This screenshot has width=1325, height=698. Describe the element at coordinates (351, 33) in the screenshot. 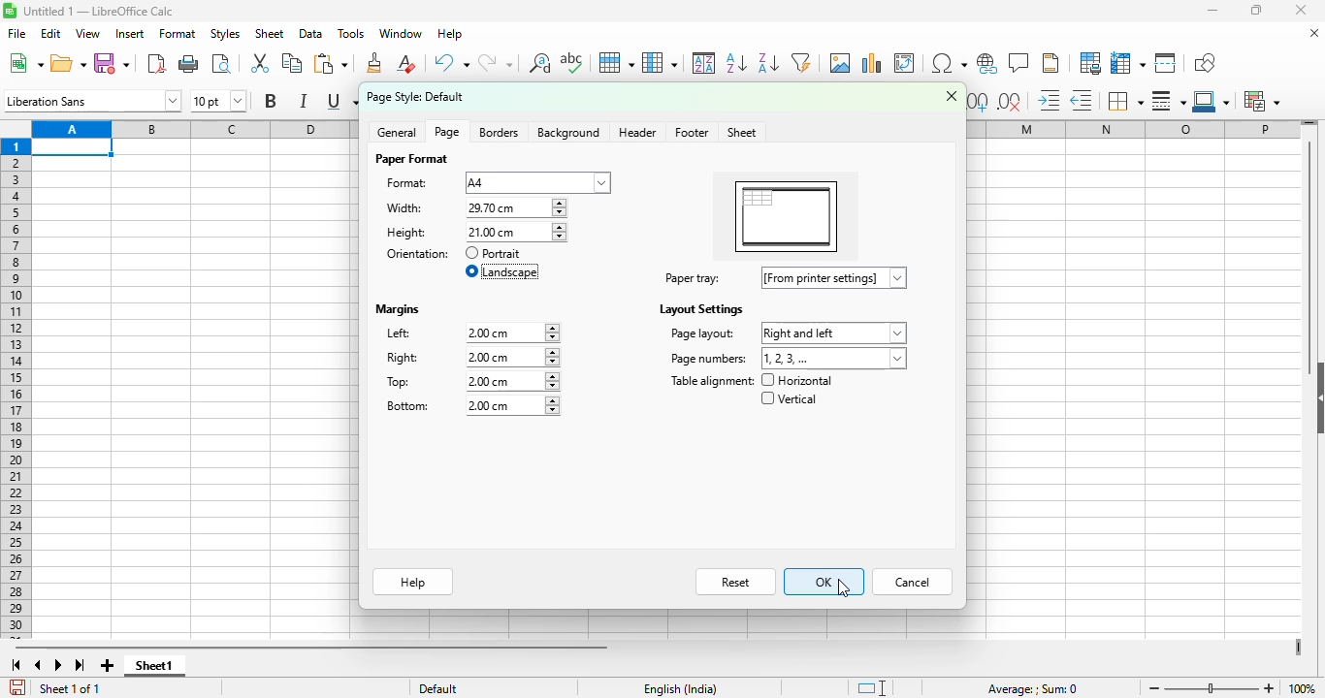

I see `tools` at that location.